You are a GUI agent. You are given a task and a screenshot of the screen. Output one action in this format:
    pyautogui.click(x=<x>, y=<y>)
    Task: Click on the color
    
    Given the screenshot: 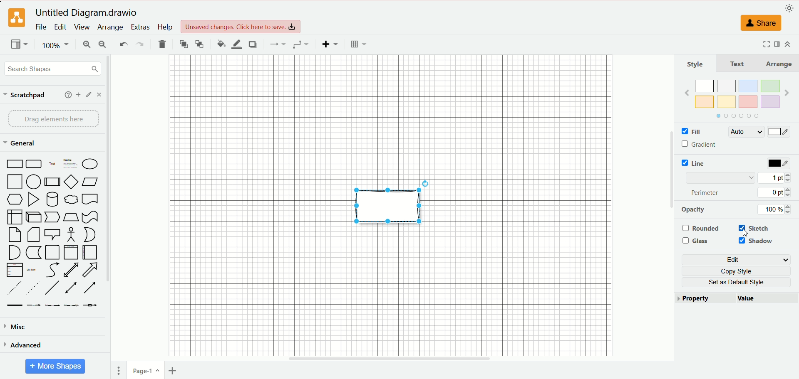 What is the action you would take?
    pyautogui.click(x=779, y=164)
    